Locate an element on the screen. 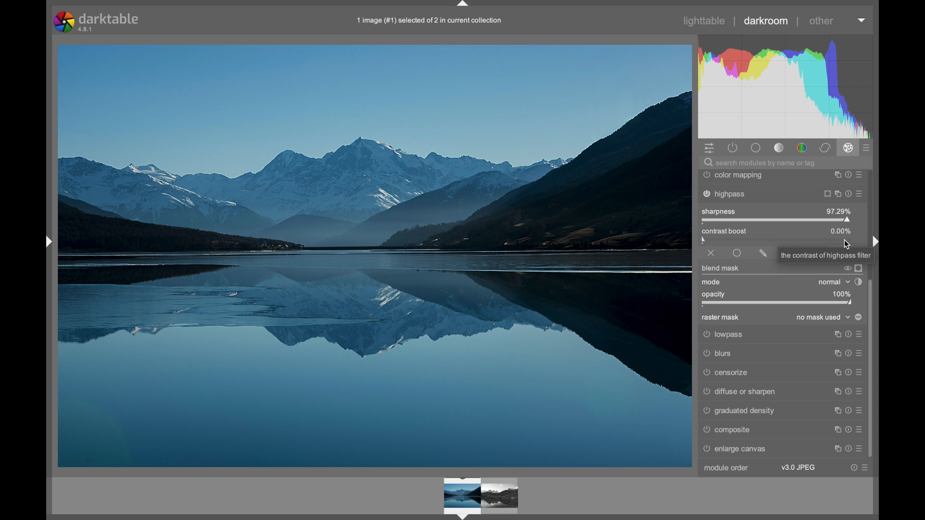  darkroom is located at coordinates (766, 21).